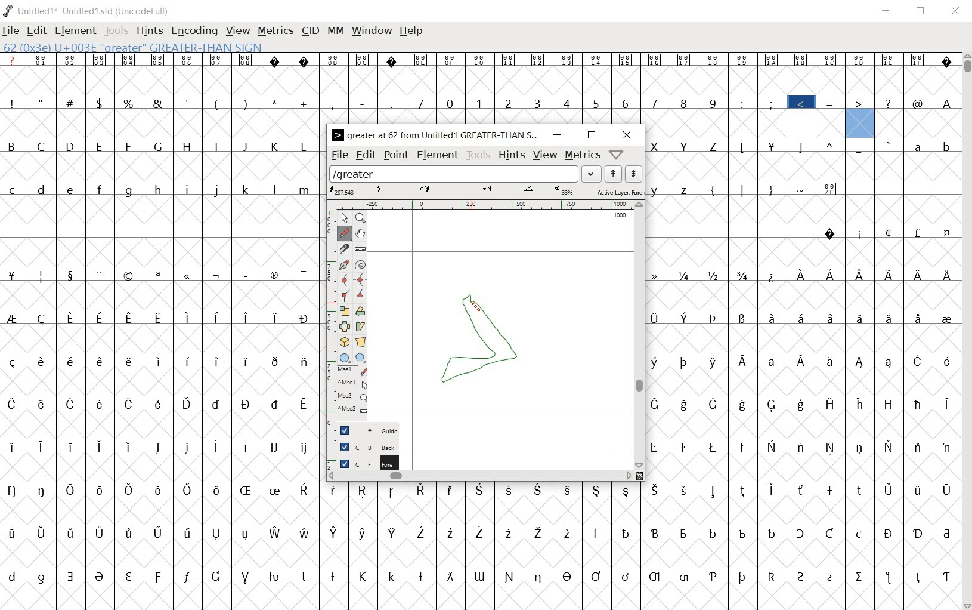 This screenshot has height=610, width=972. I want to click on Add a corner point, so click(345, 295).